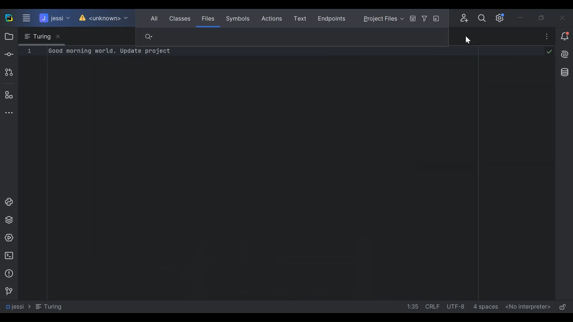  Describe the element at coordinates (547, 36) in the screenshot. I see `more` at that location.